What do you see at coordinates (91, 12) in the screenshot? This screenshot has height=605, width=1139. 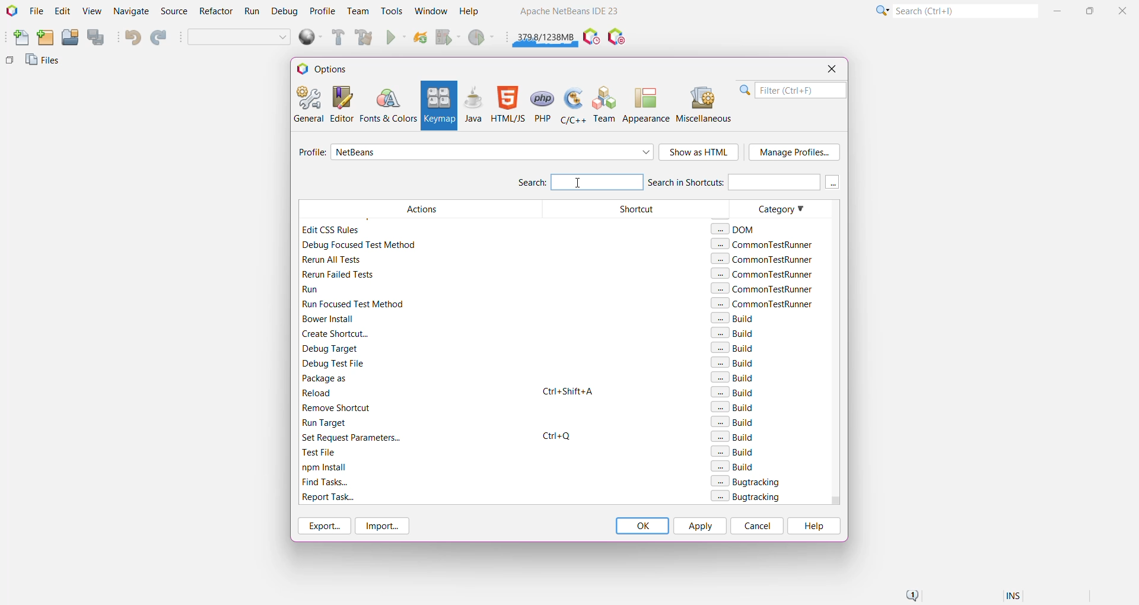 I see `View` at bounding box center [91, 12].